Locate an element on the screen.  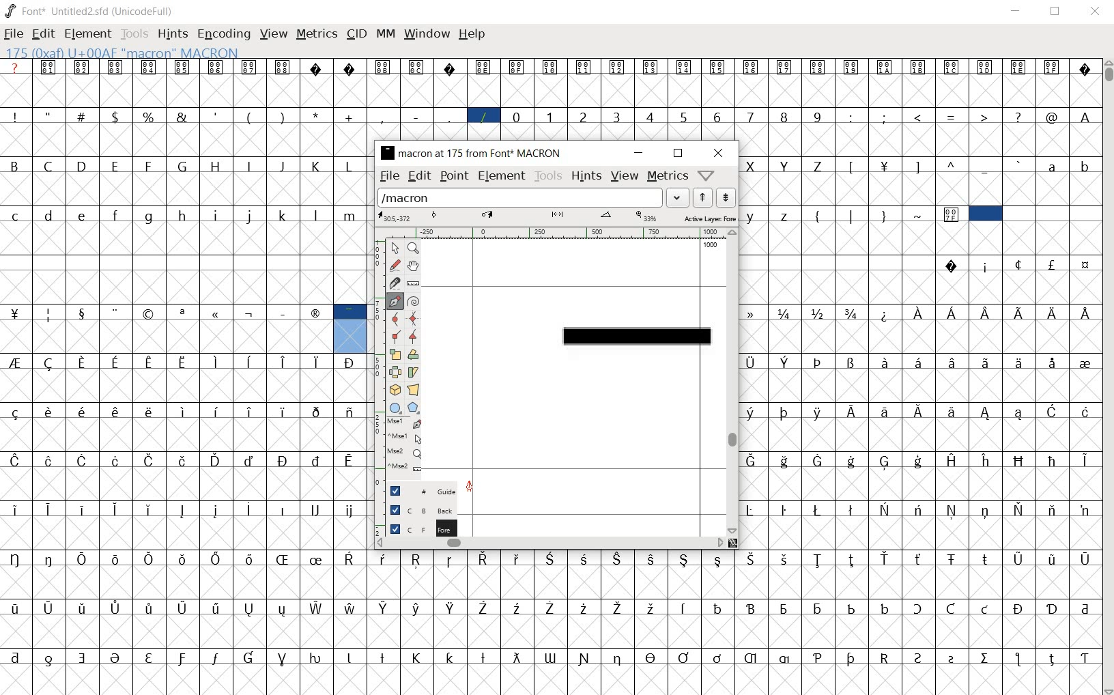
Symbol is located at coordinates (351, 460).